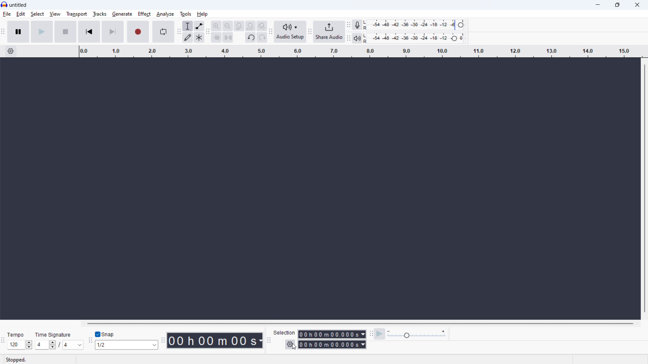  What do you see at coordinates (3, 32) in the screenshot?
I see `transport toolbar` at bounding box center [3, 32].